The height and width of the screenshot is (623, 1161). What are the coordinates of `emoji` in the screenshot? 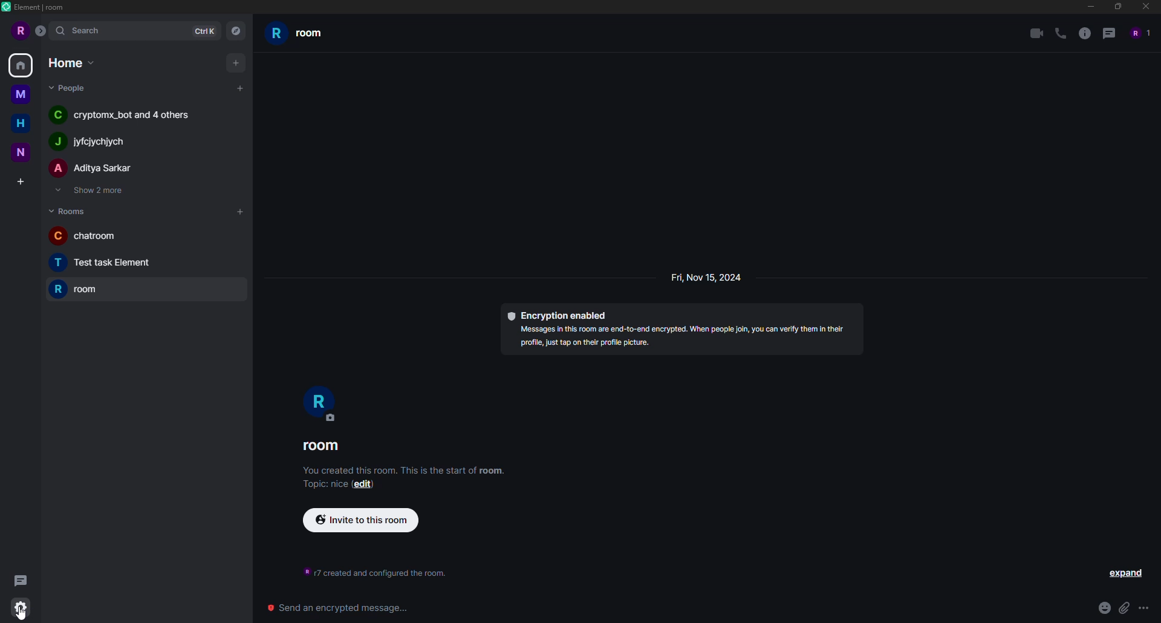 It's located at (1102, 607).